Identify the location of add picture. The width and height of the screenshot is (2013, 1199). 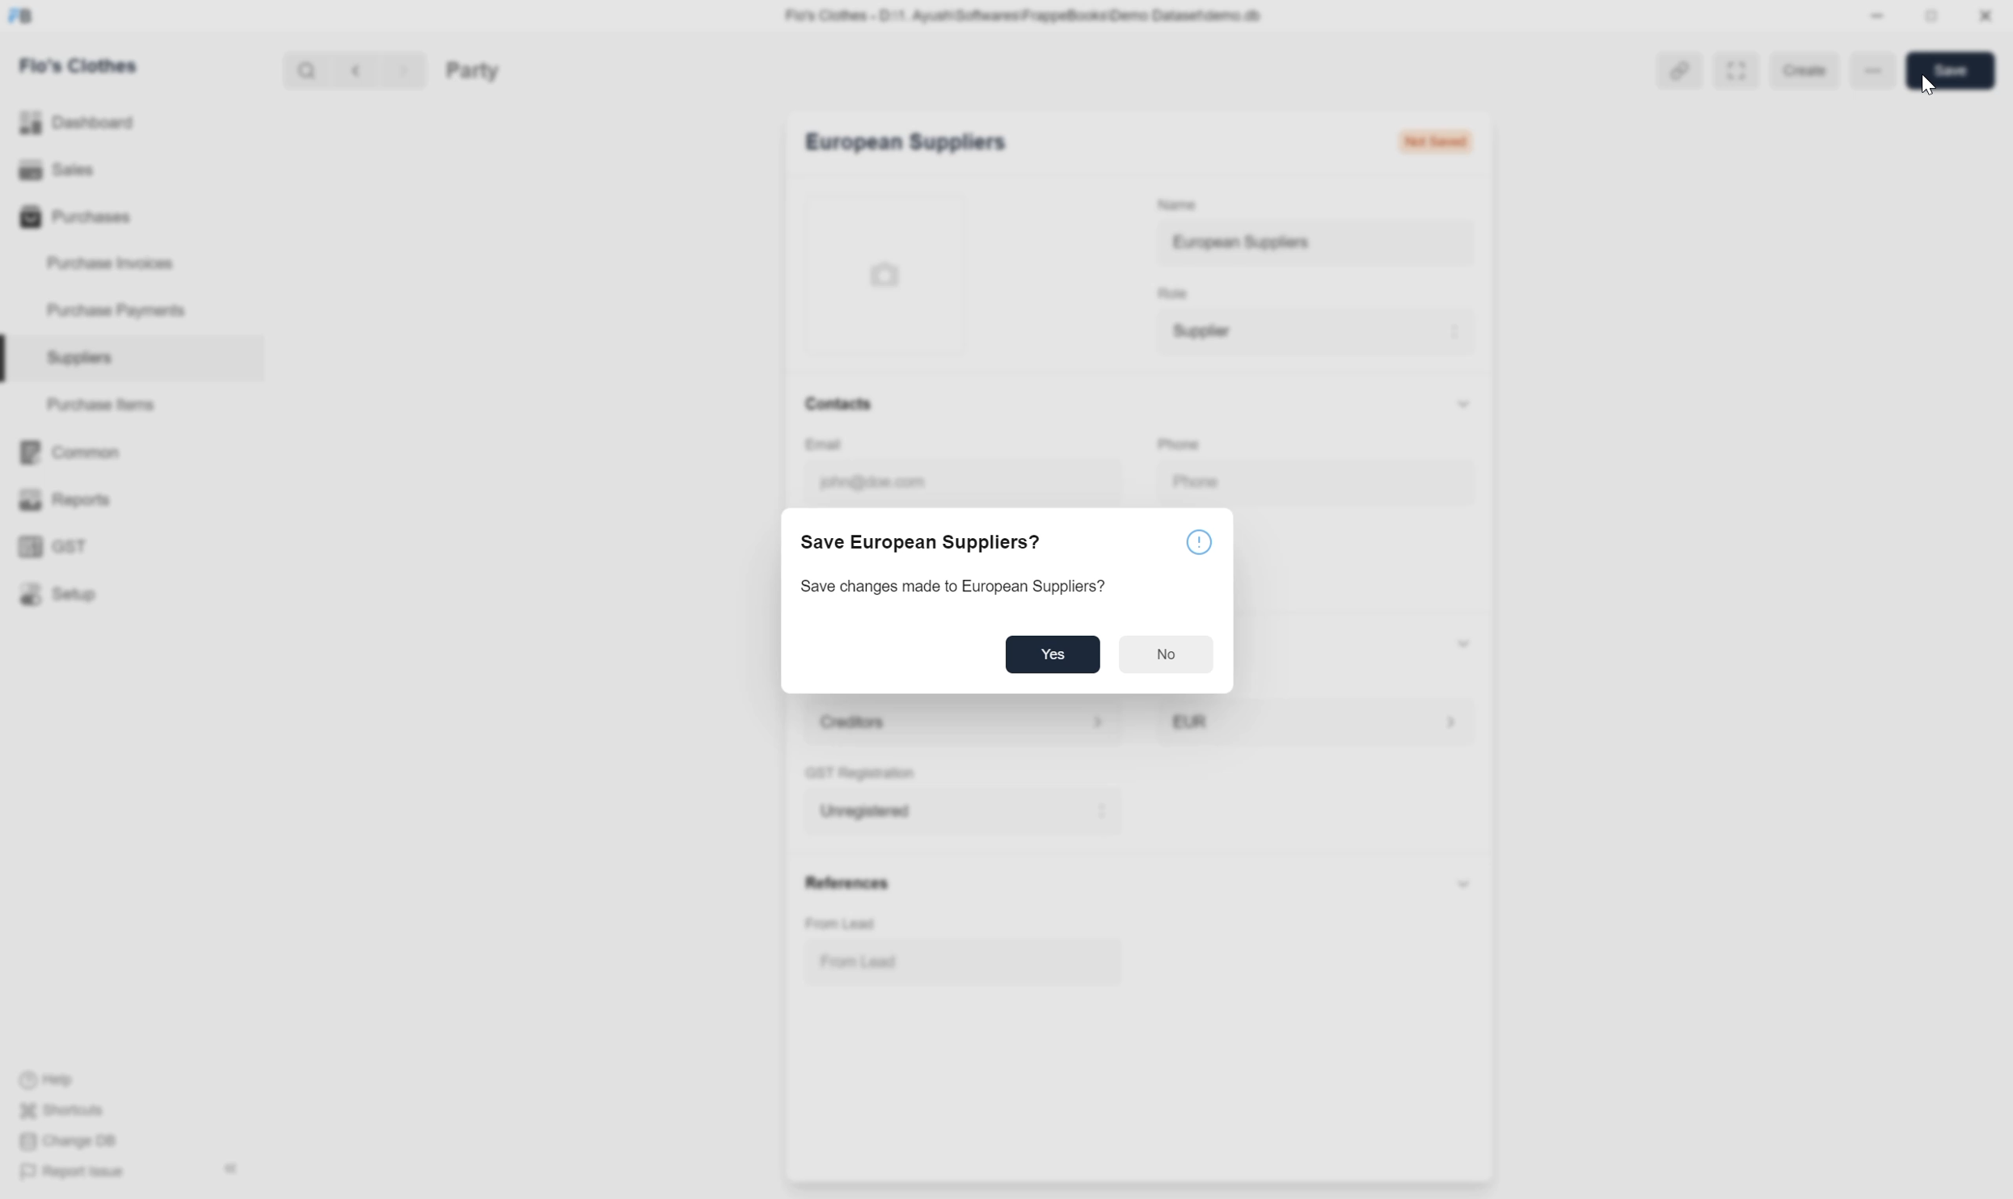
(900, 271).